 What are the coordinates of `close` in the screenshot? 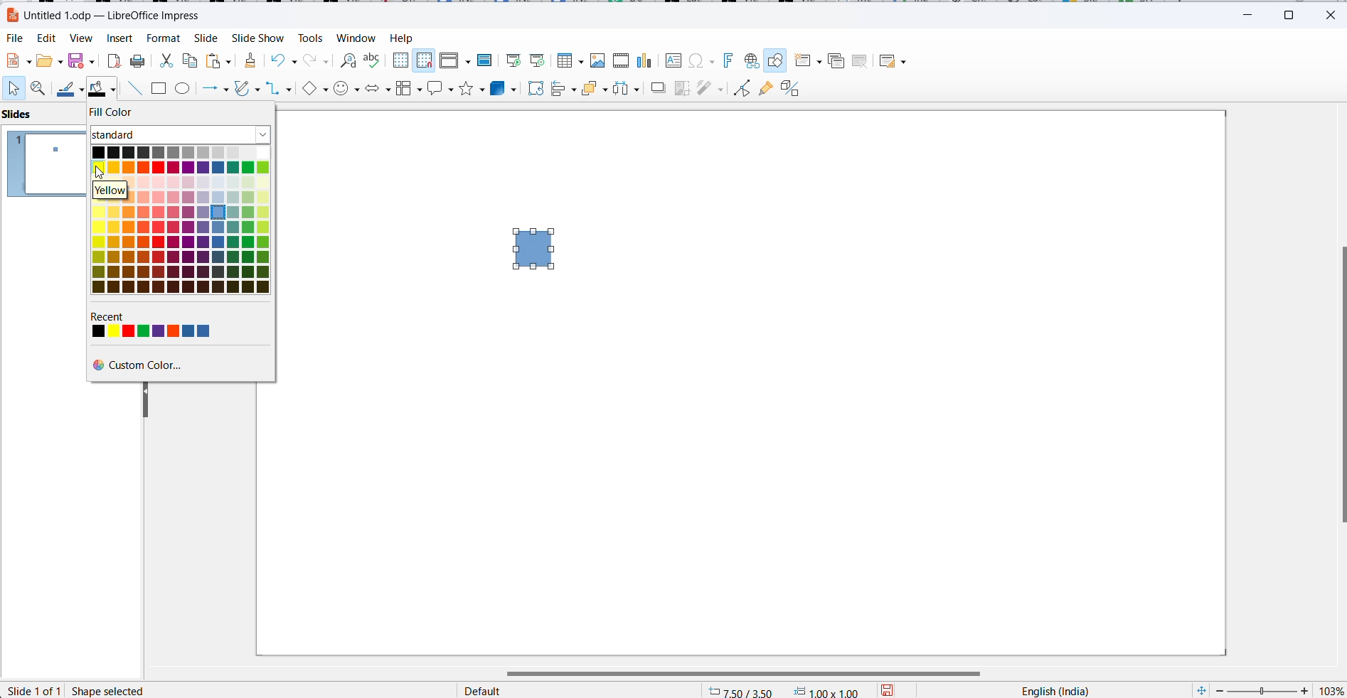 It's located at (1331, 14).